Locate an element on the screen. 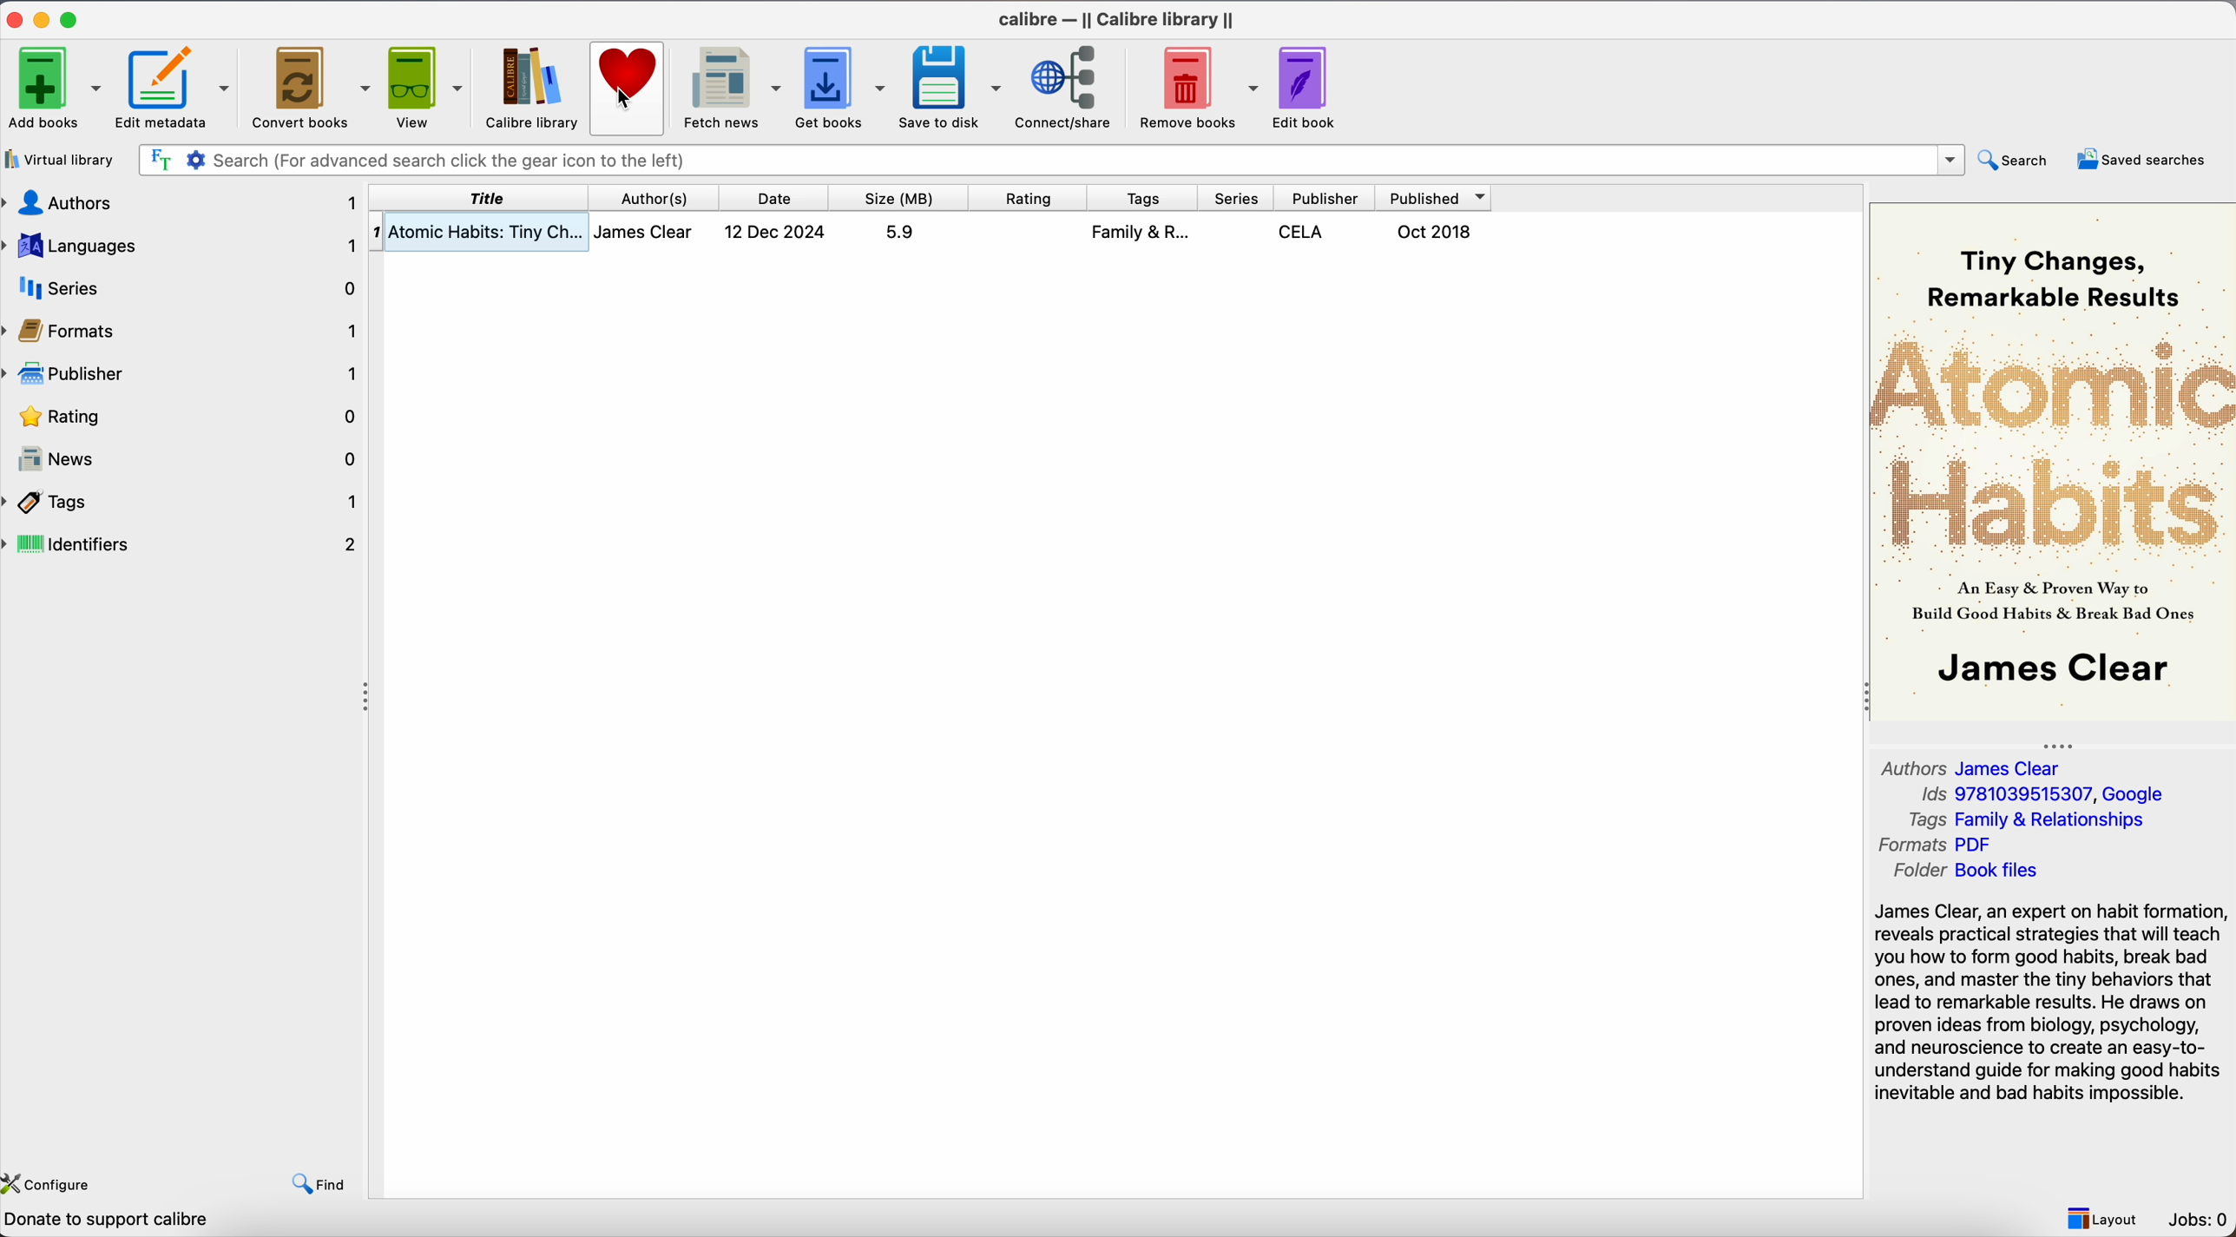 Image resolution: width=2236 pixels, height=1237 pixels. rating is located at coordinates (185, 416).